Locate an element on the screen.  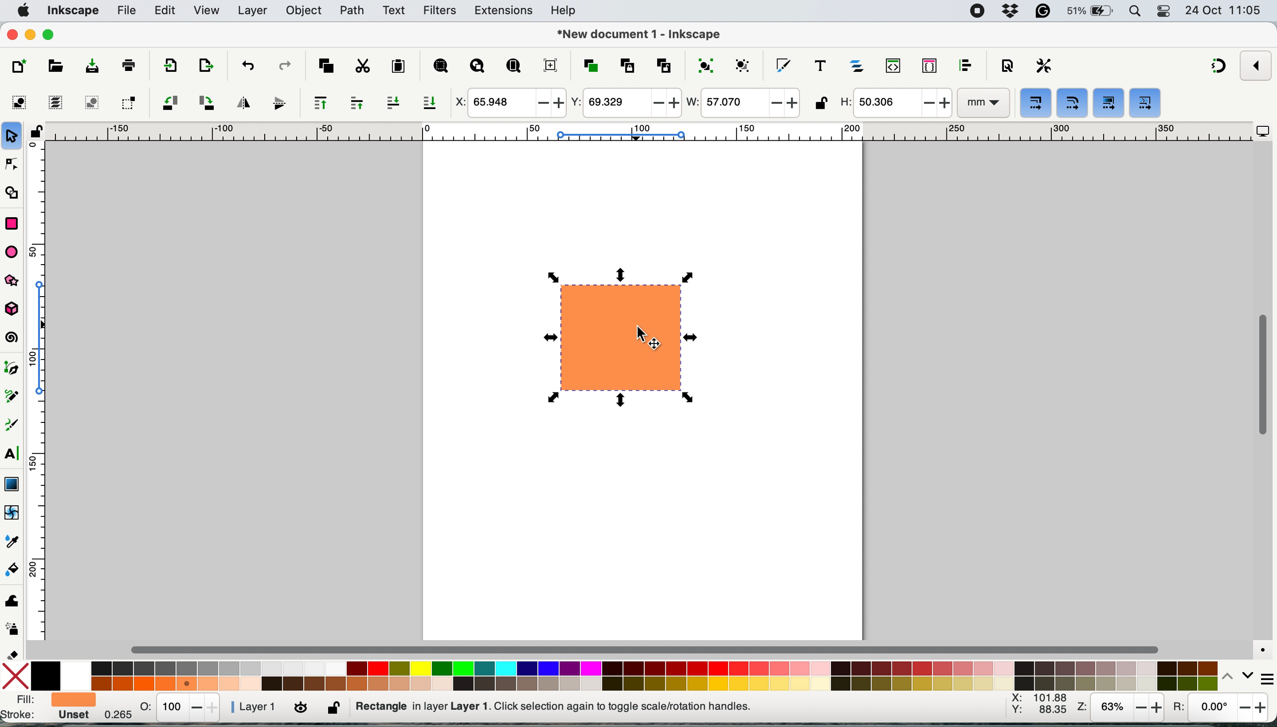
paint bucket tool is located at coordinates (14, 571).